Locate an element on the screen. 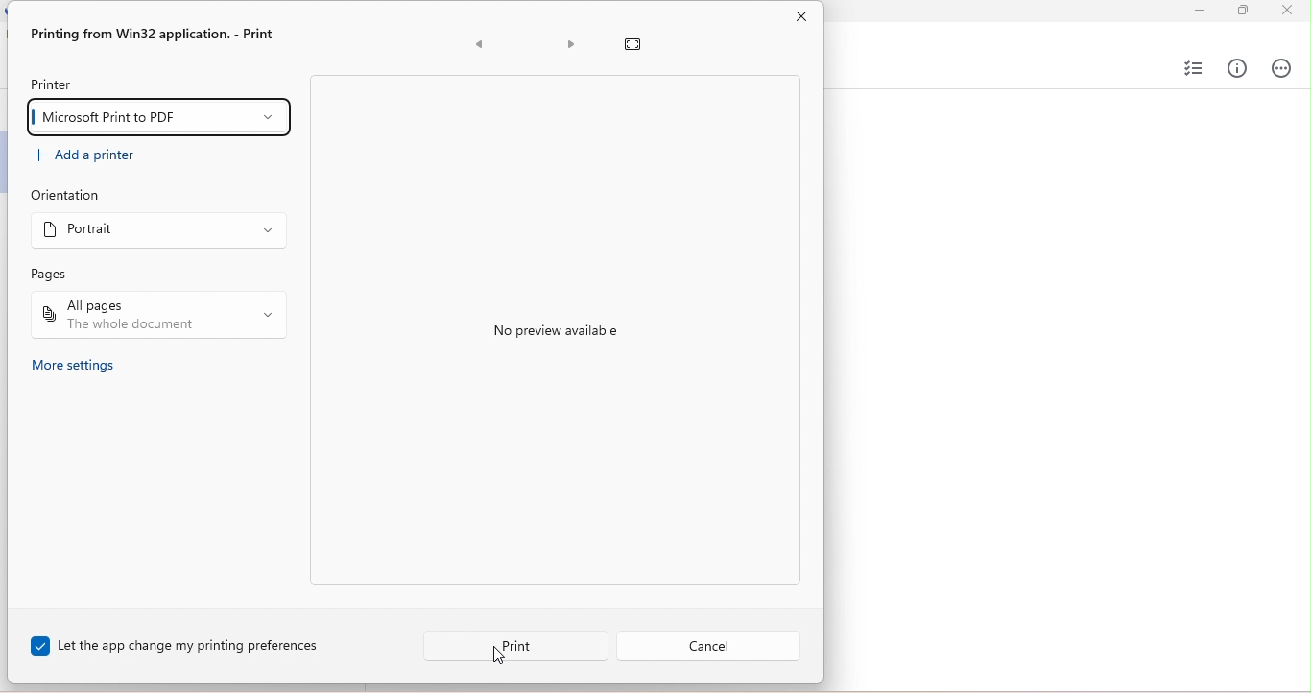  print is located at coordinates (511, 642).